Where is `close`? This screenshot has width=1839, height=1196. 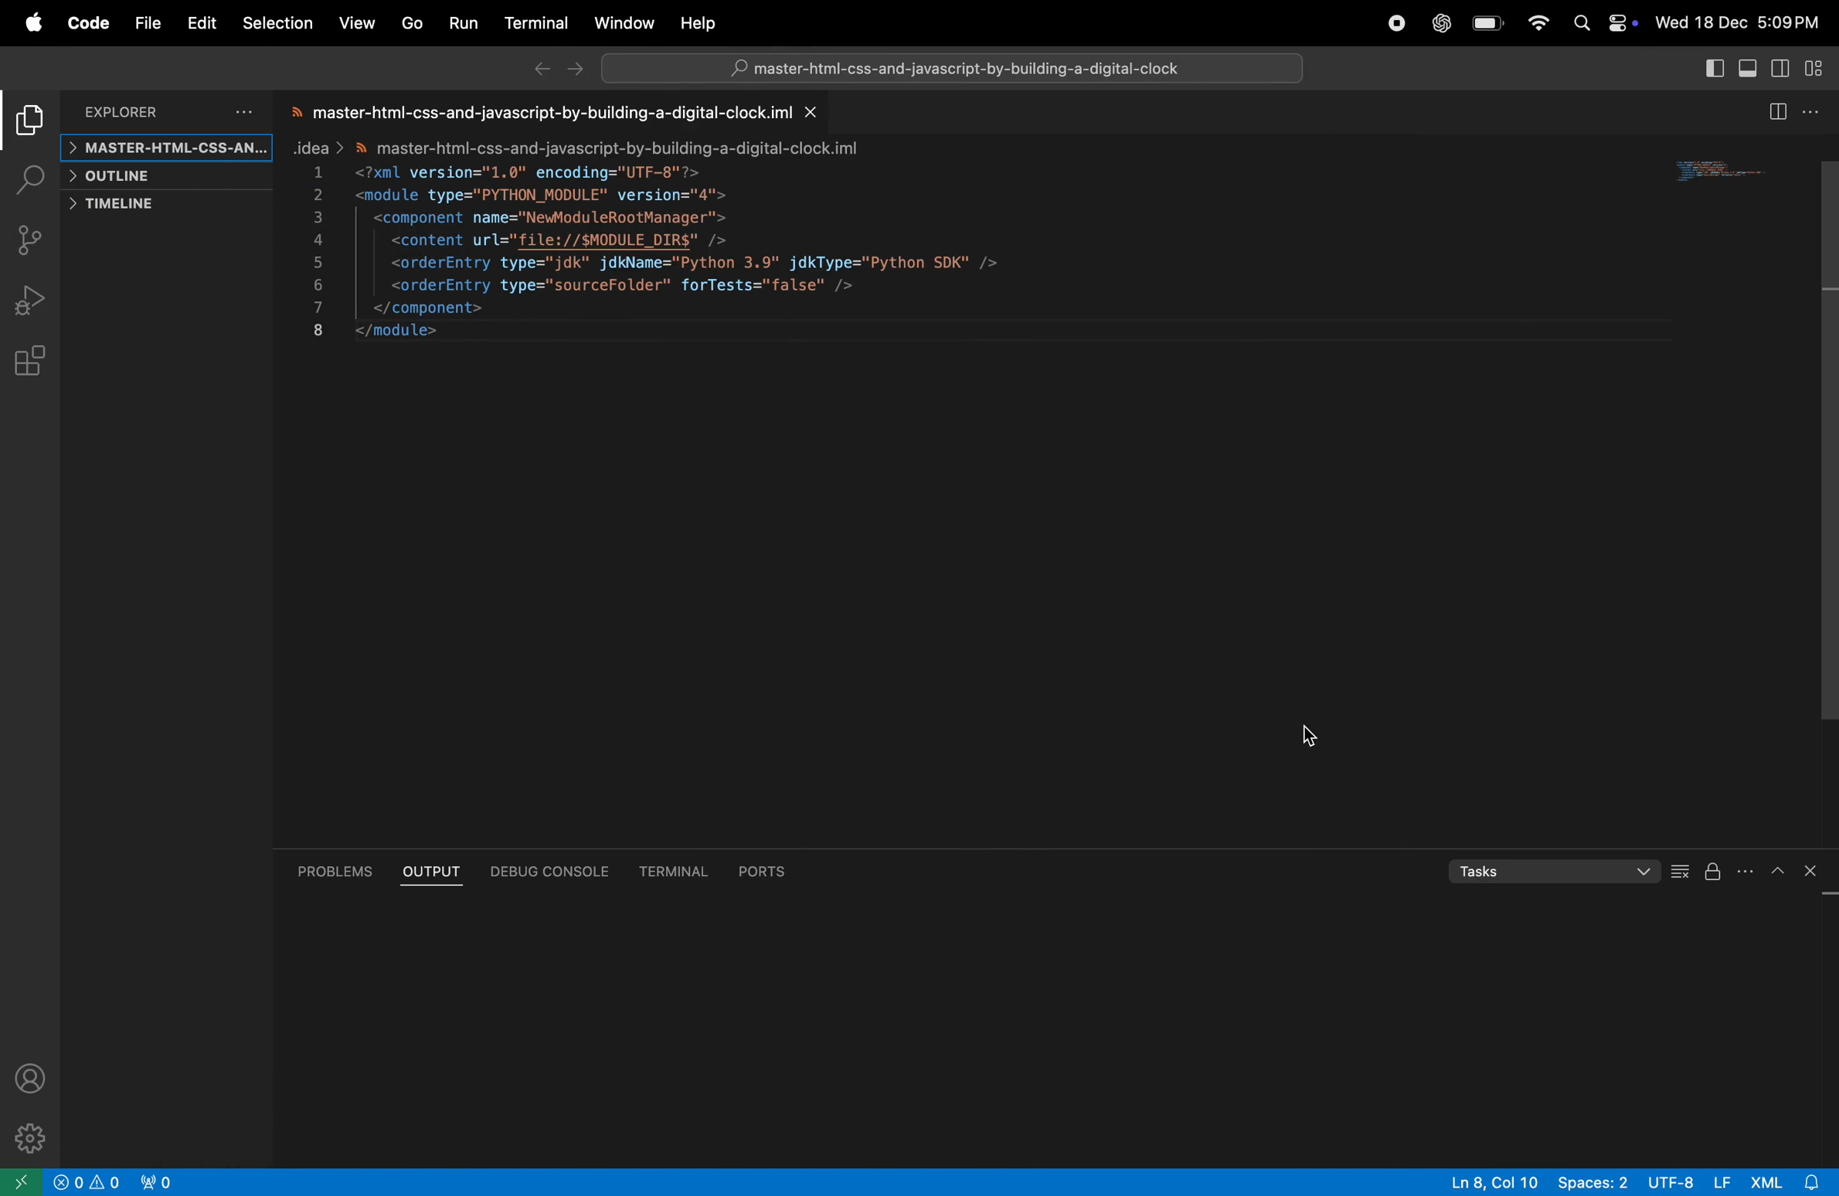 close is located at coordinates (1818, 870).